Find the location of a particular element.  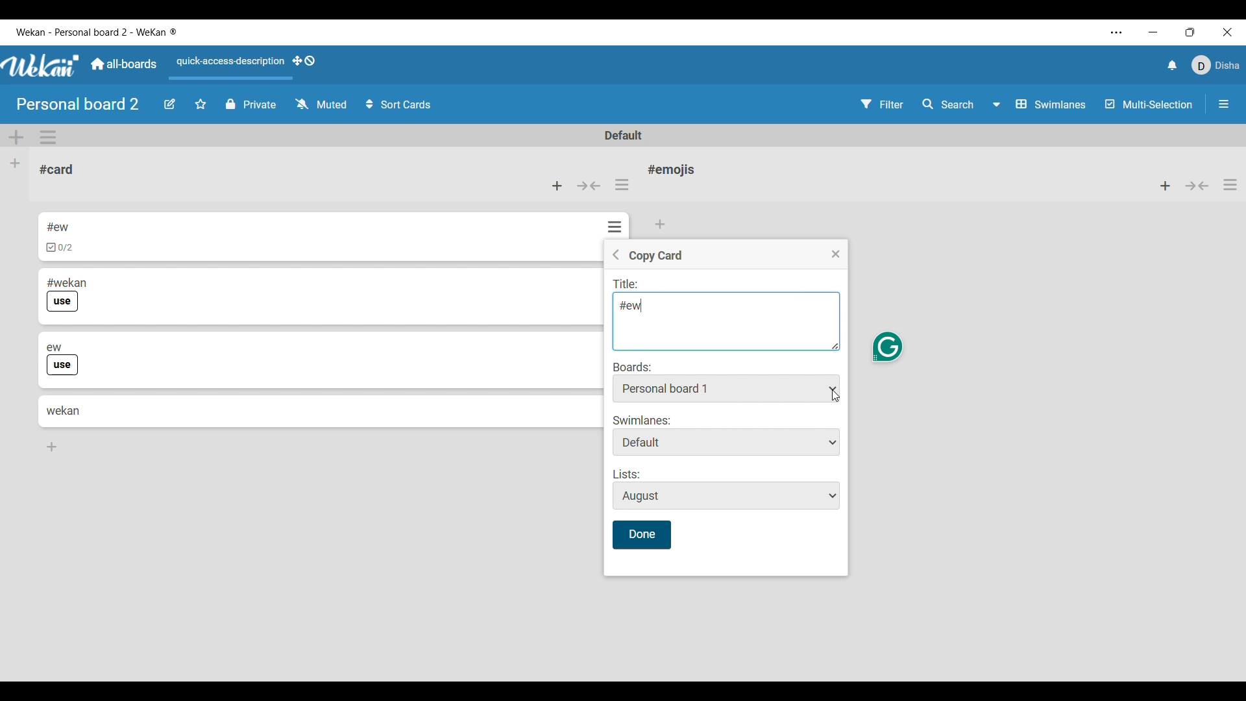

Notifications  is located at coordinates (1172, 65).